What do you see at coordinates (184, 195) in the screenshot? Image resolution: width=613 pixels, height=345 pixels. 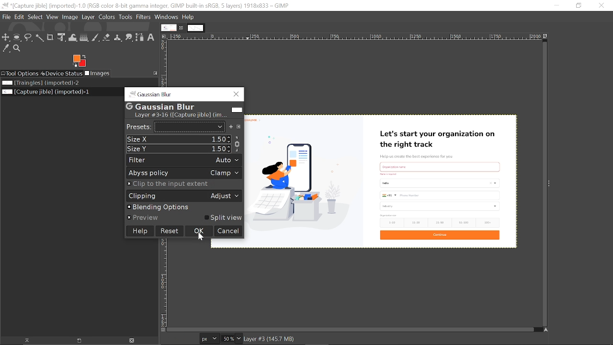 I see `Clipping` at bounding box center [184, 195].